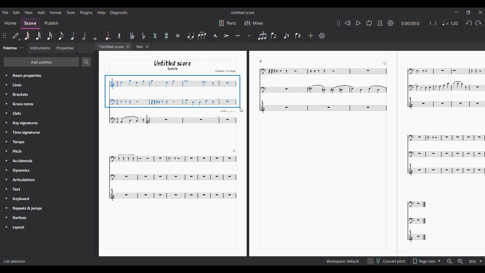 Image resolution: width=485 pixels, height=273 pixels. What do you see at coordinates (6, 133) in the screenshot?
I see `` at bounding box center [6, 133].